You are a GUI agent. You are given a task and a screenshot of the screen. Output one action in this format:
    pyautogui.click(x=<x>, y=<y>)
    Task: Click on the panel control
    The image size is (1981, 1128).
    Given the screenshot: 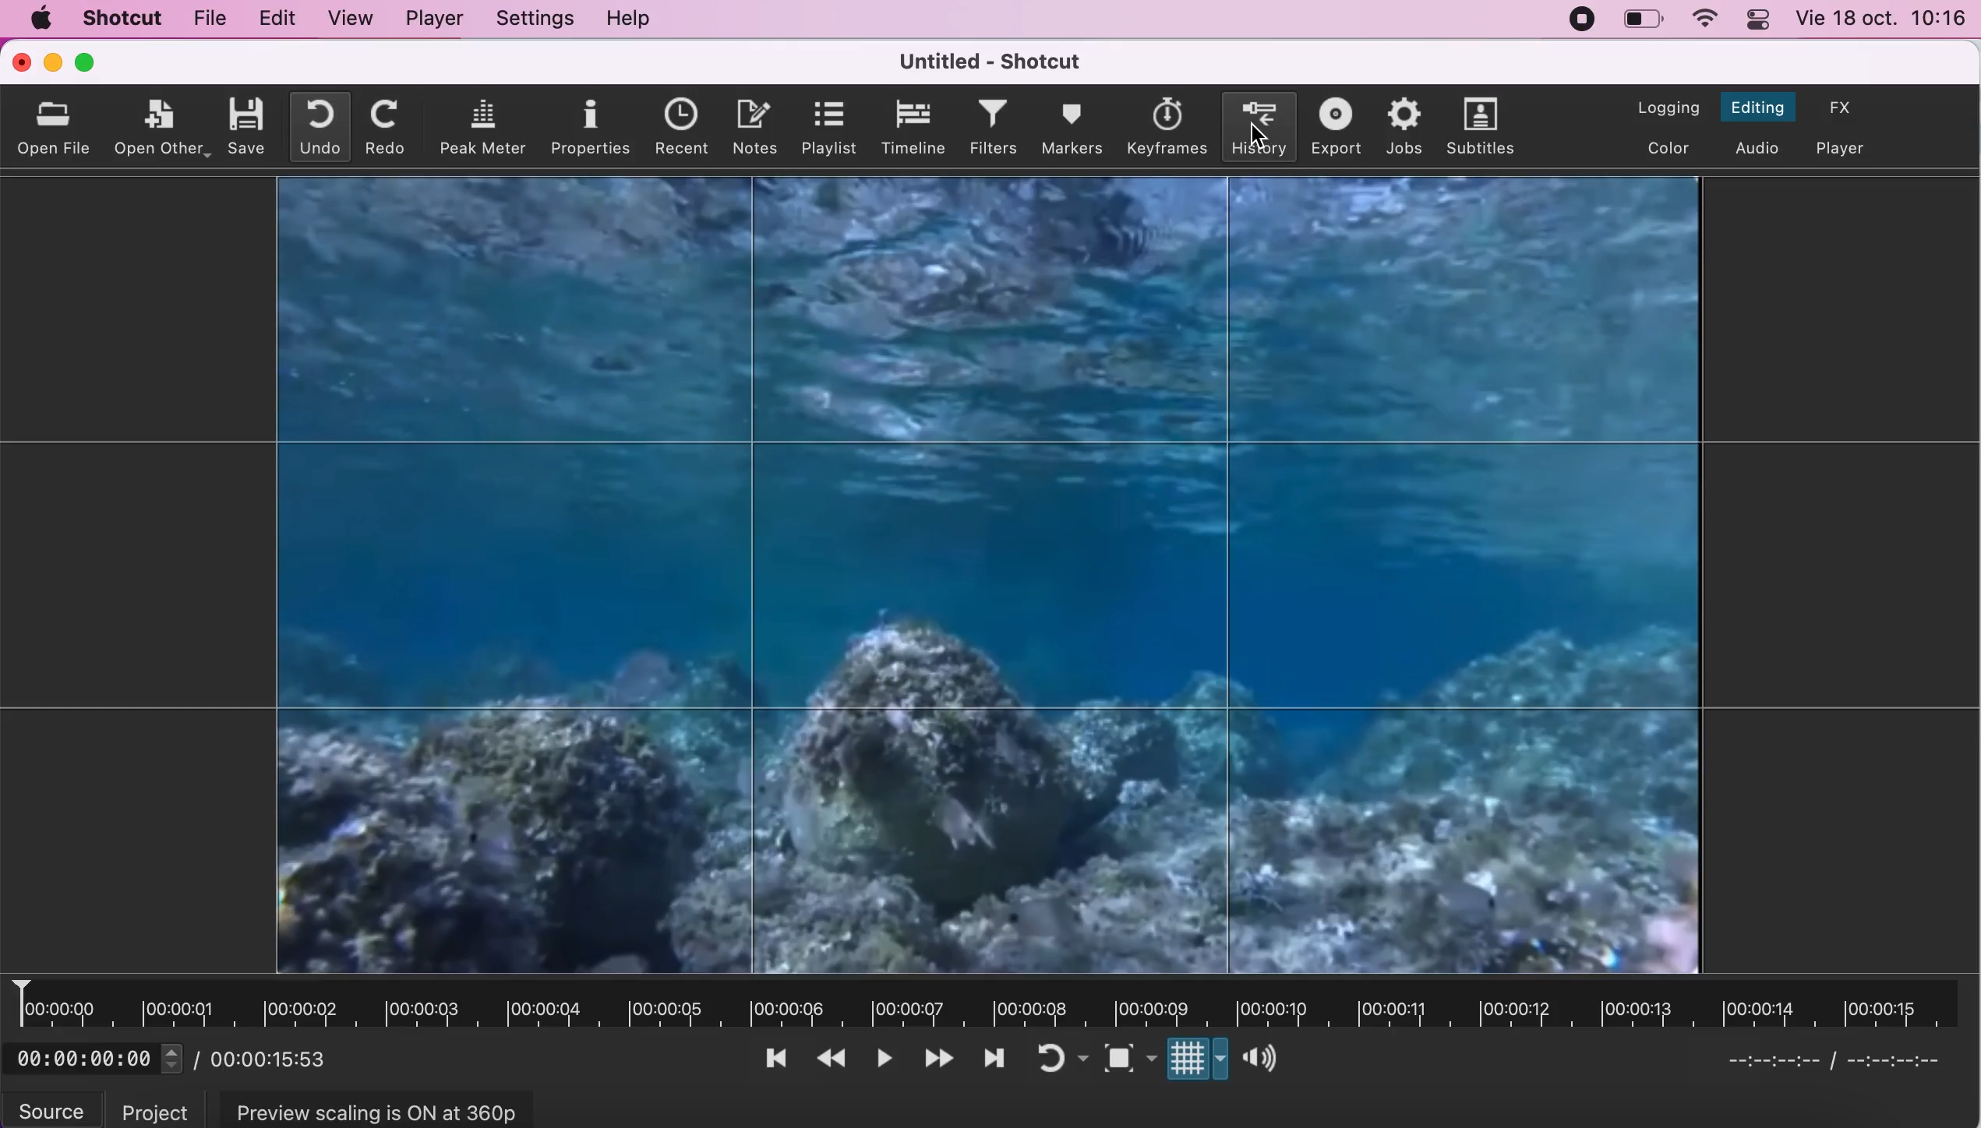 What is the action you would take?
    pyautogui.click(x=1758, y=20)
    